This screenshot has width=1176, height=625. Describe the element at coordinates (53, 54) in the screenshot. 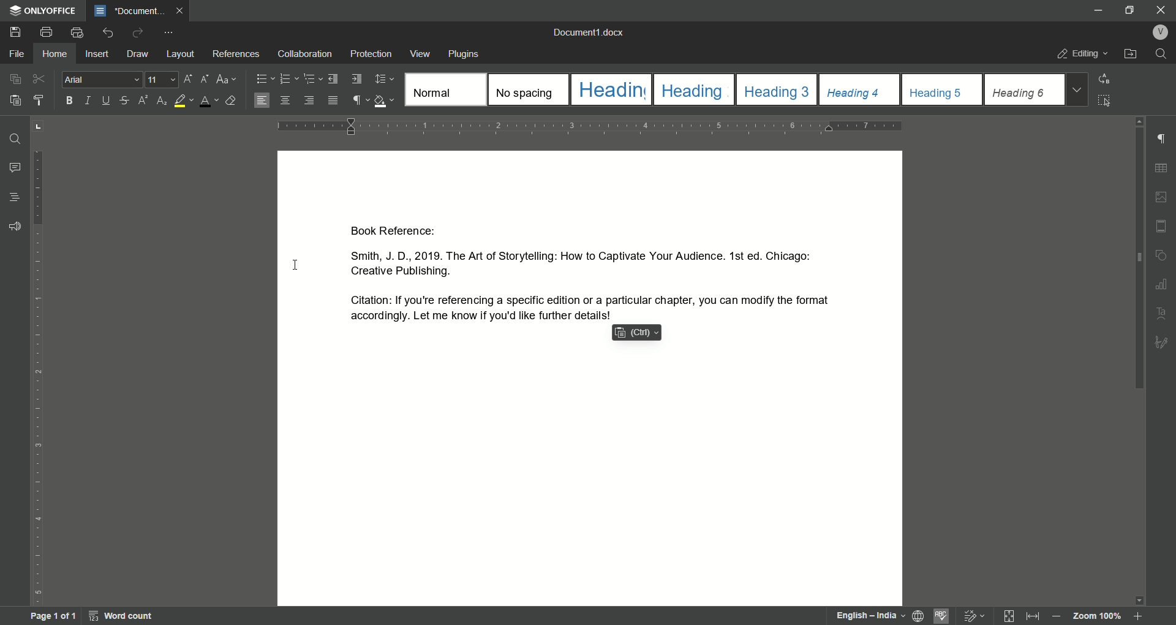

I see `home` at that location.